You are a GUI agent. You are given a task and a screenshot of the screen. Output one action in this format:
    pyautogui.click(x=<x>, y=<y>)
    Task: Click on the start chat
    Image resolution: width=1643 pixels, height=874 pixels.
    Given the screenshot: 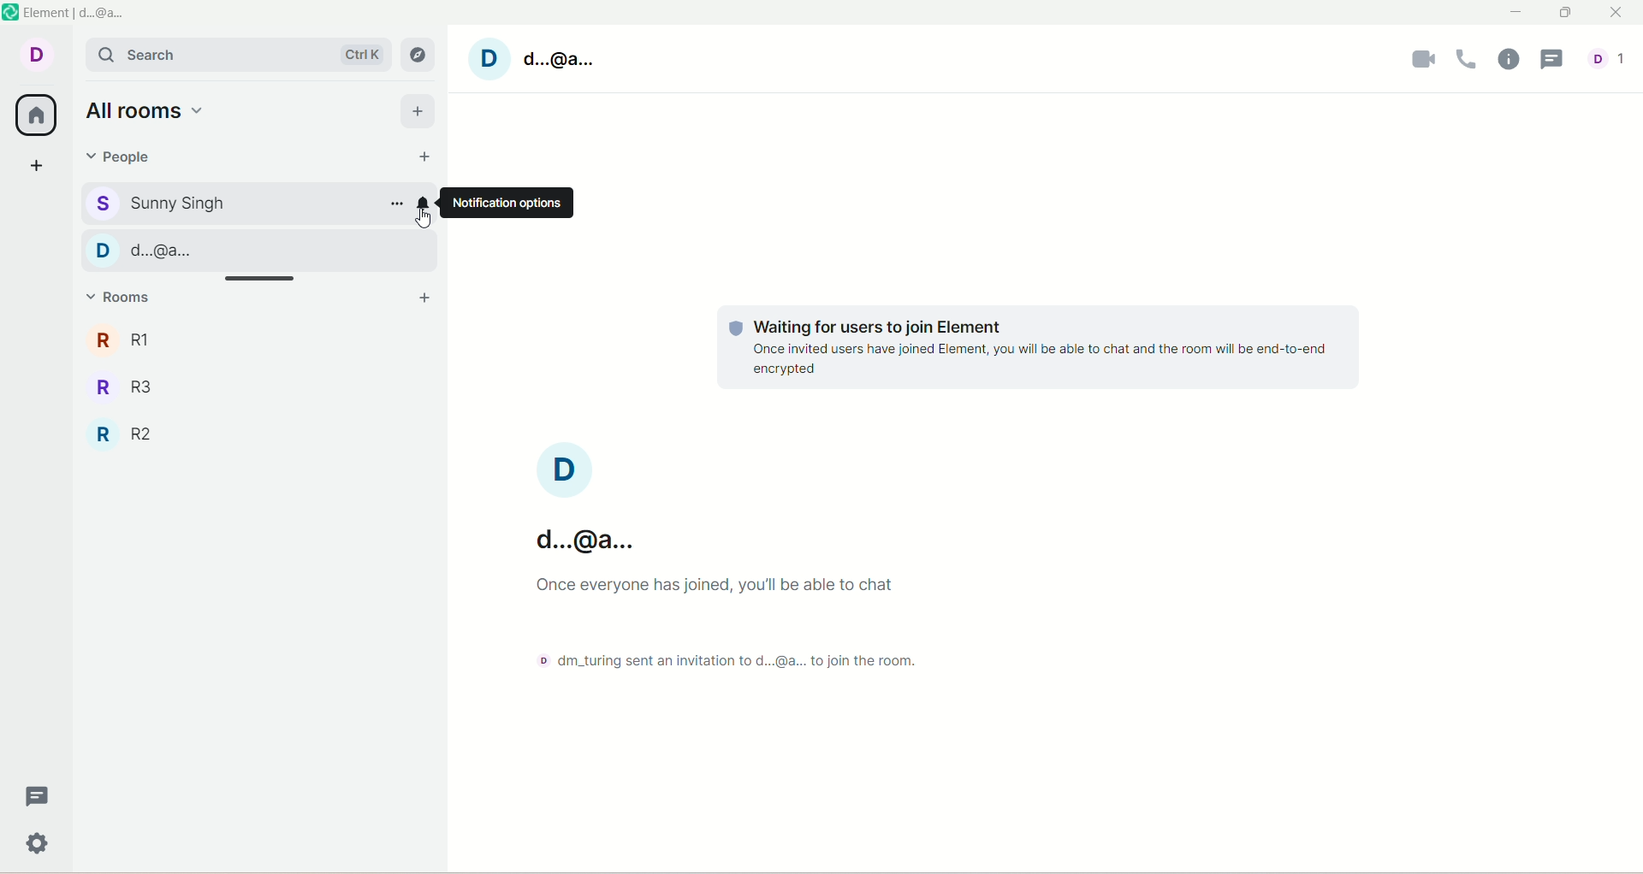 What is the action you would take?
    pyautogui.click(x=430, y=158)
    